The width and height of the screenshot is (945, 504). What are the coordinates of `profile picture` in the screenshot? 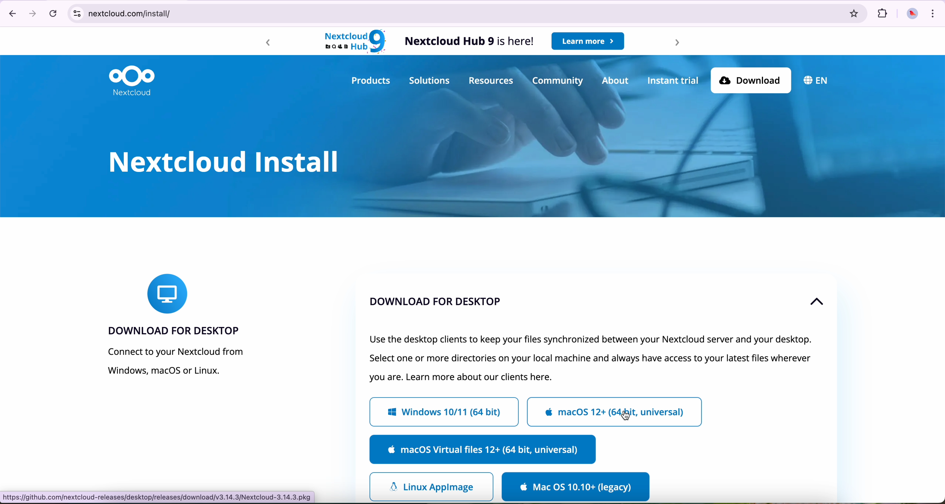 It's located at (912, 14).